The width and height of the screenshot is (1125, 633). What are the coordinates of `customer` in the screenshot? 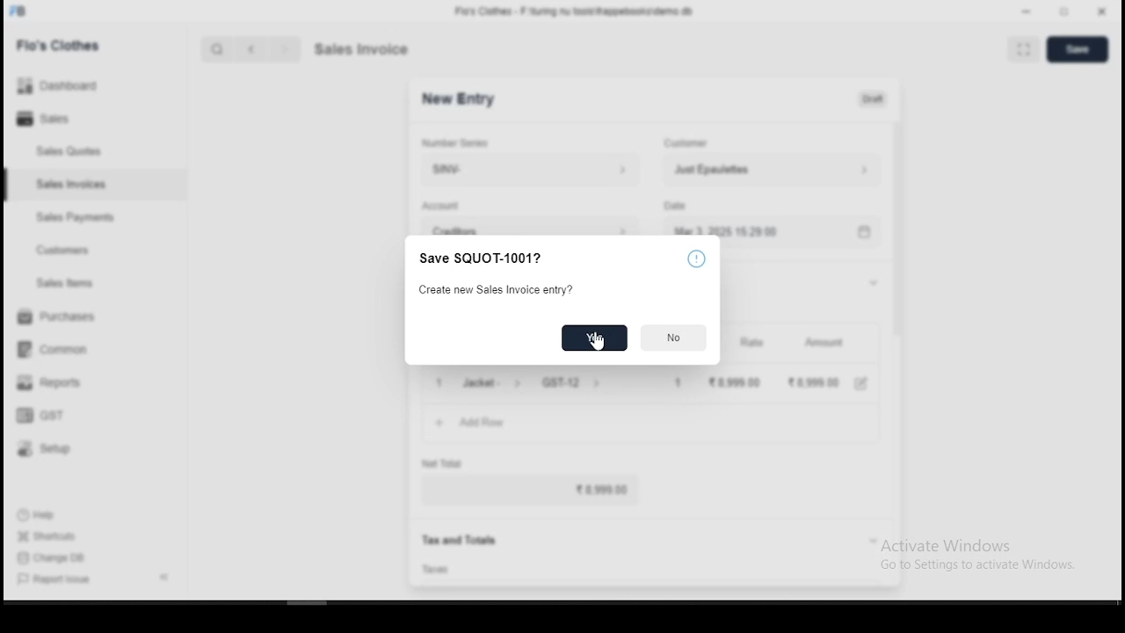 It's located at (692, 139).